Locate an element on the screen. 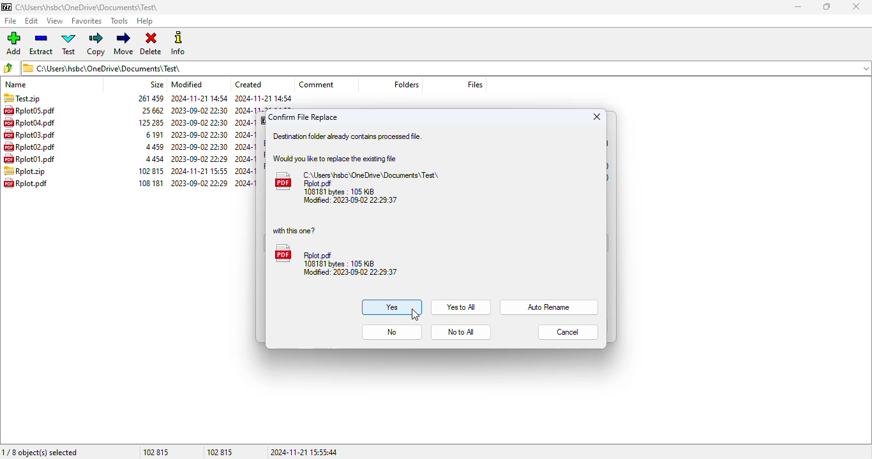 This screenshot has height=459, width=872. yes is located at coordinates (391, 307).